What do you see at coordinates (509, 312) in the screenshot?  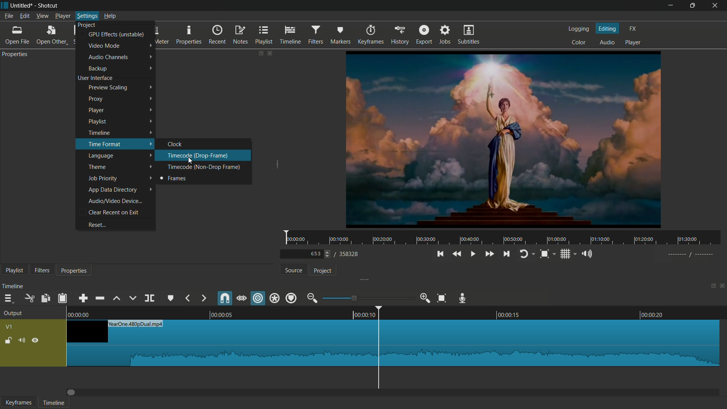 I see `00.0015` at bounding box center [509, 312].